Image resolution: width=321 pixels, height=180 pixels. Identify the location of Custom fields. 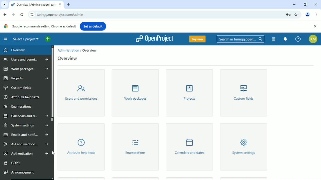
(18, 88).